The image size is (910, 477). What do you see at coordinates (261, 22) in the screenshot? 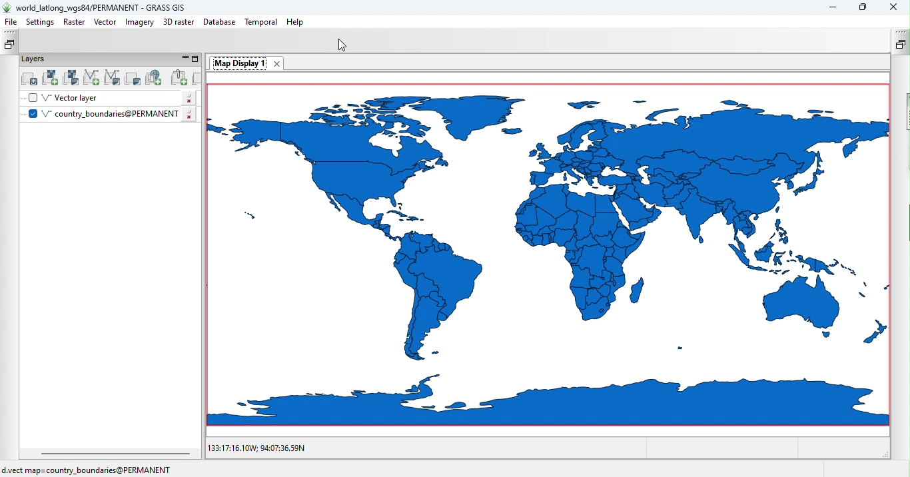
I see `Temporal` at bounding box center [261, 22].